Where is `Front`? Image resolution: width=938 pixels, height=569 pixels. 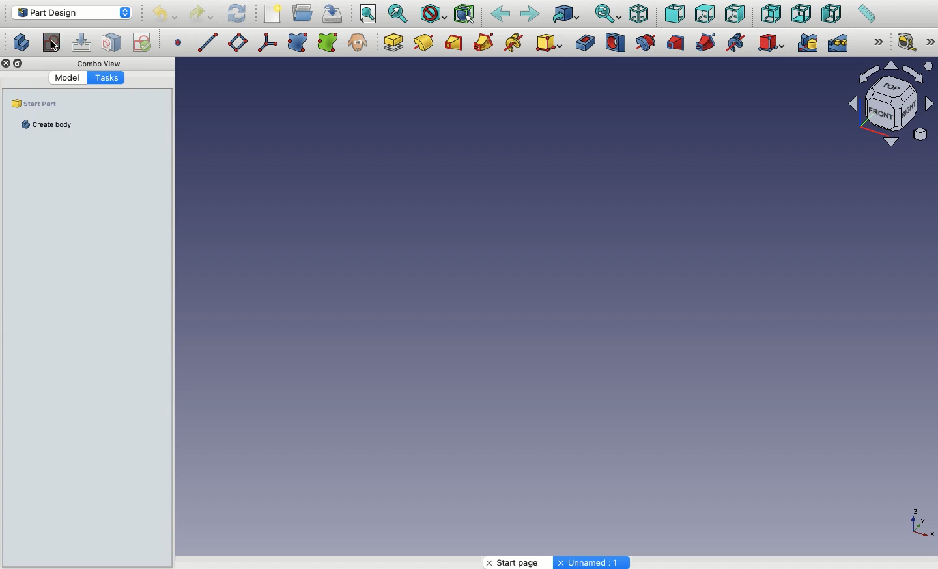
Front is located at coordinates (675, 15).